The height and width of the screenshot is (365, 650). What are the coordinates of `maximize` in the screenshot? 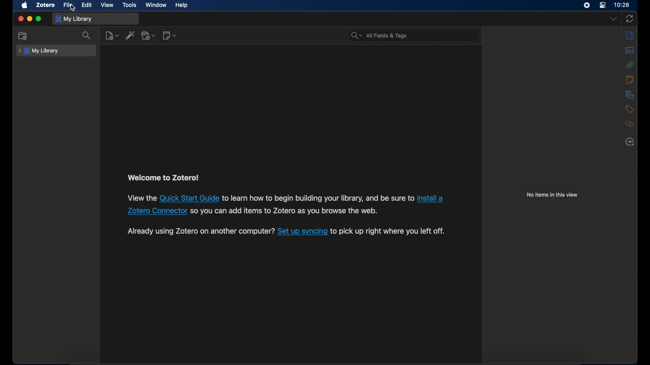 It's located at (39, 19).